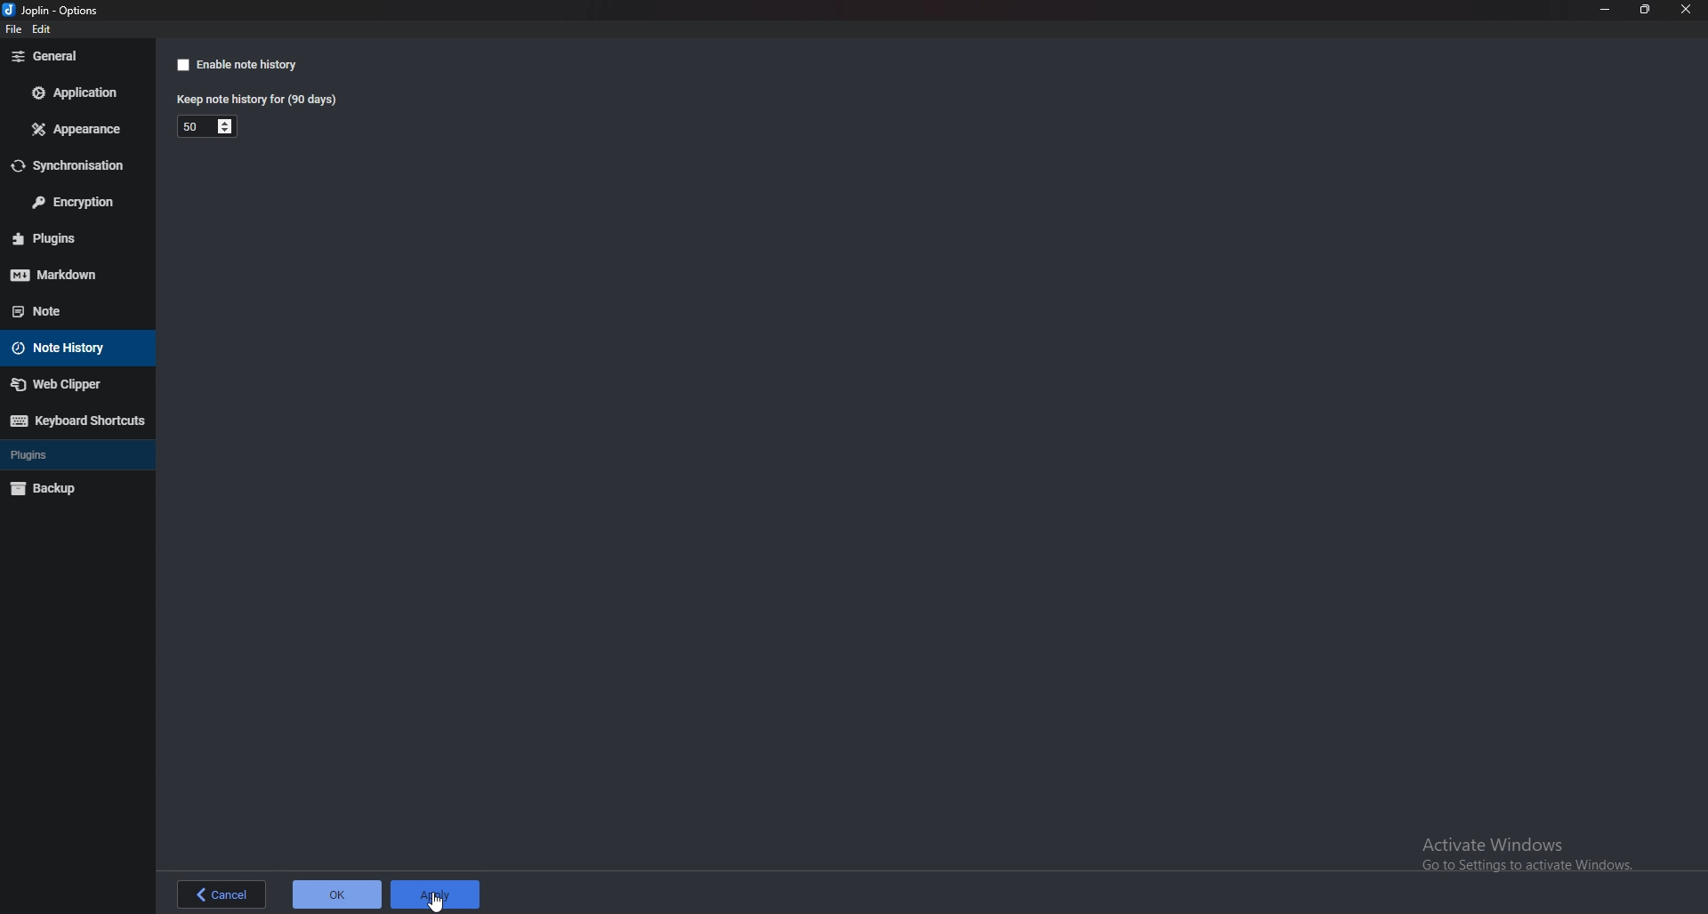  I want to click on Activate Windows
Go to Settings to activate Windows., so click(1526, 859).